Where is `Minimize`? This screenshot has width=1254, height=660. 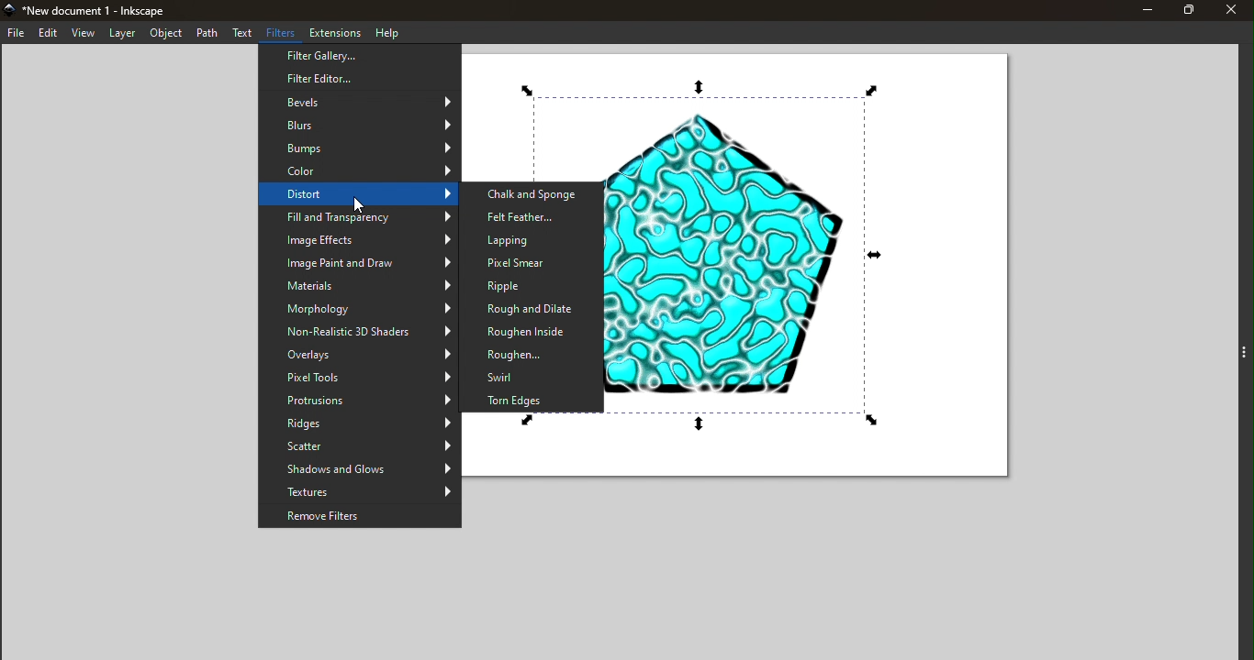 Minimize is located at coordinates (1142, 10).